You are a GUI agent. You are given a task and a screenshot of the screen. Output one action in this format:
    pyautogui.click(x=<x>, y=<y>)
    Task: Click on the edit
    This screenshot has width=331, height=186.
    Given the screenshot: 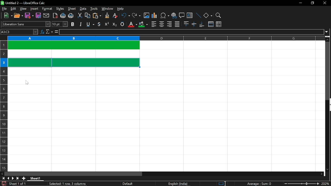 What is the action you would take?
    pyautogui.click(x=12, y=9)
    